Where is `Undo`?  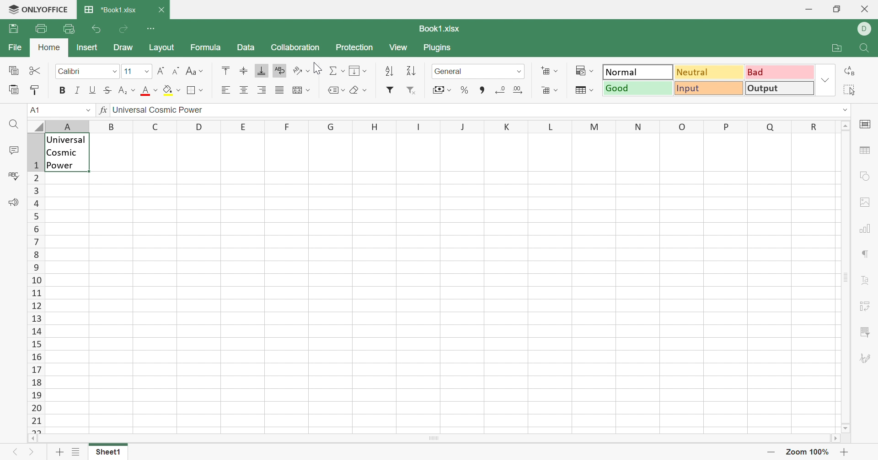 Undo is located at coordinates (96, 29).